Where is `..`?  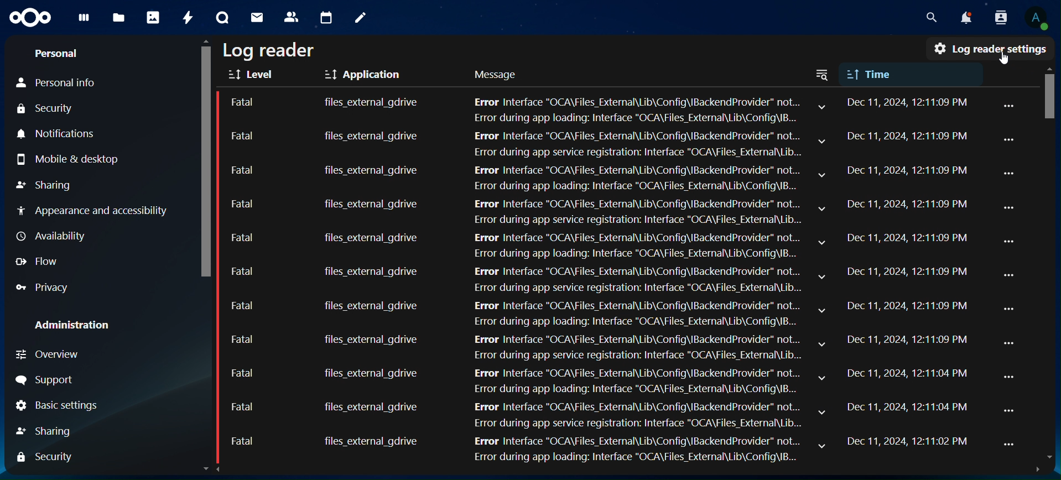
.. is located at coordinates (1009, 106).